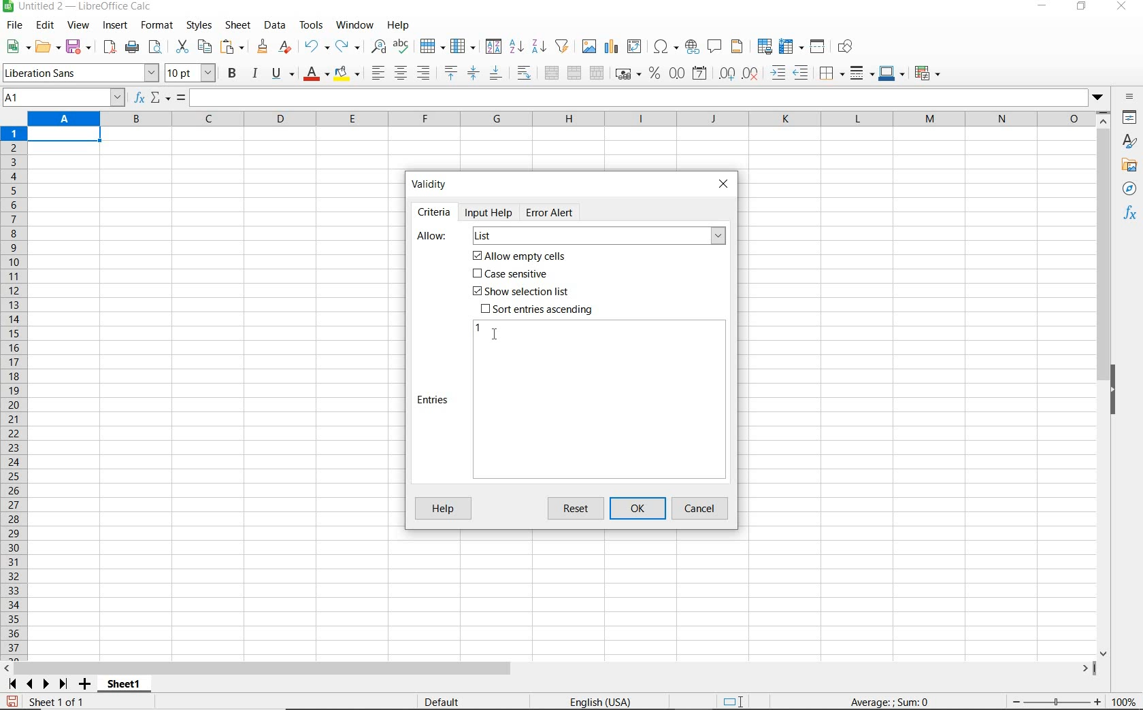 This screenshot has height=710, width=1143. I want to click on autofilter, so click(561, 46).